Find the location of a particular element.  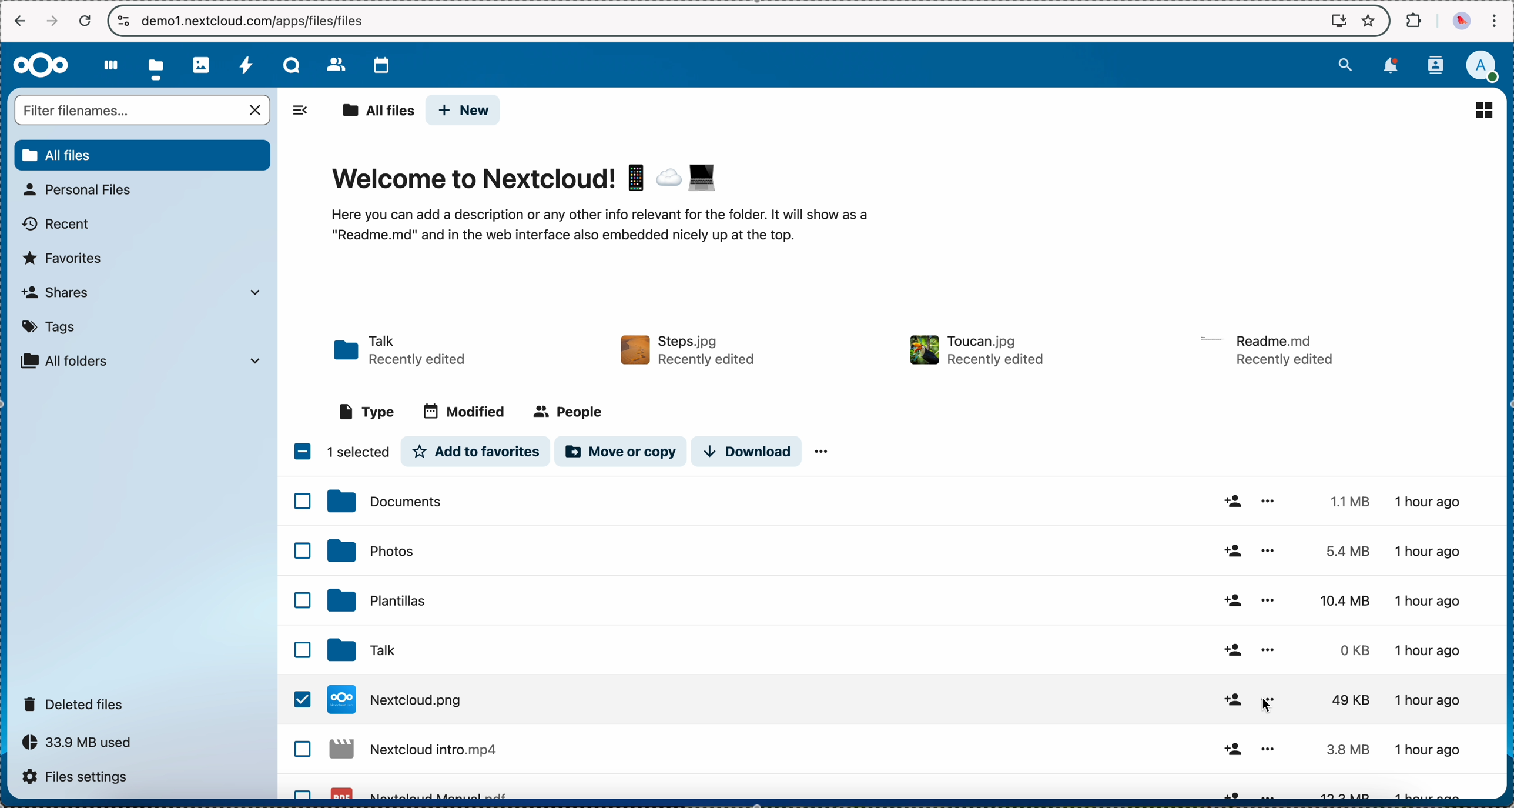

file is located at coordinates (976, 350).